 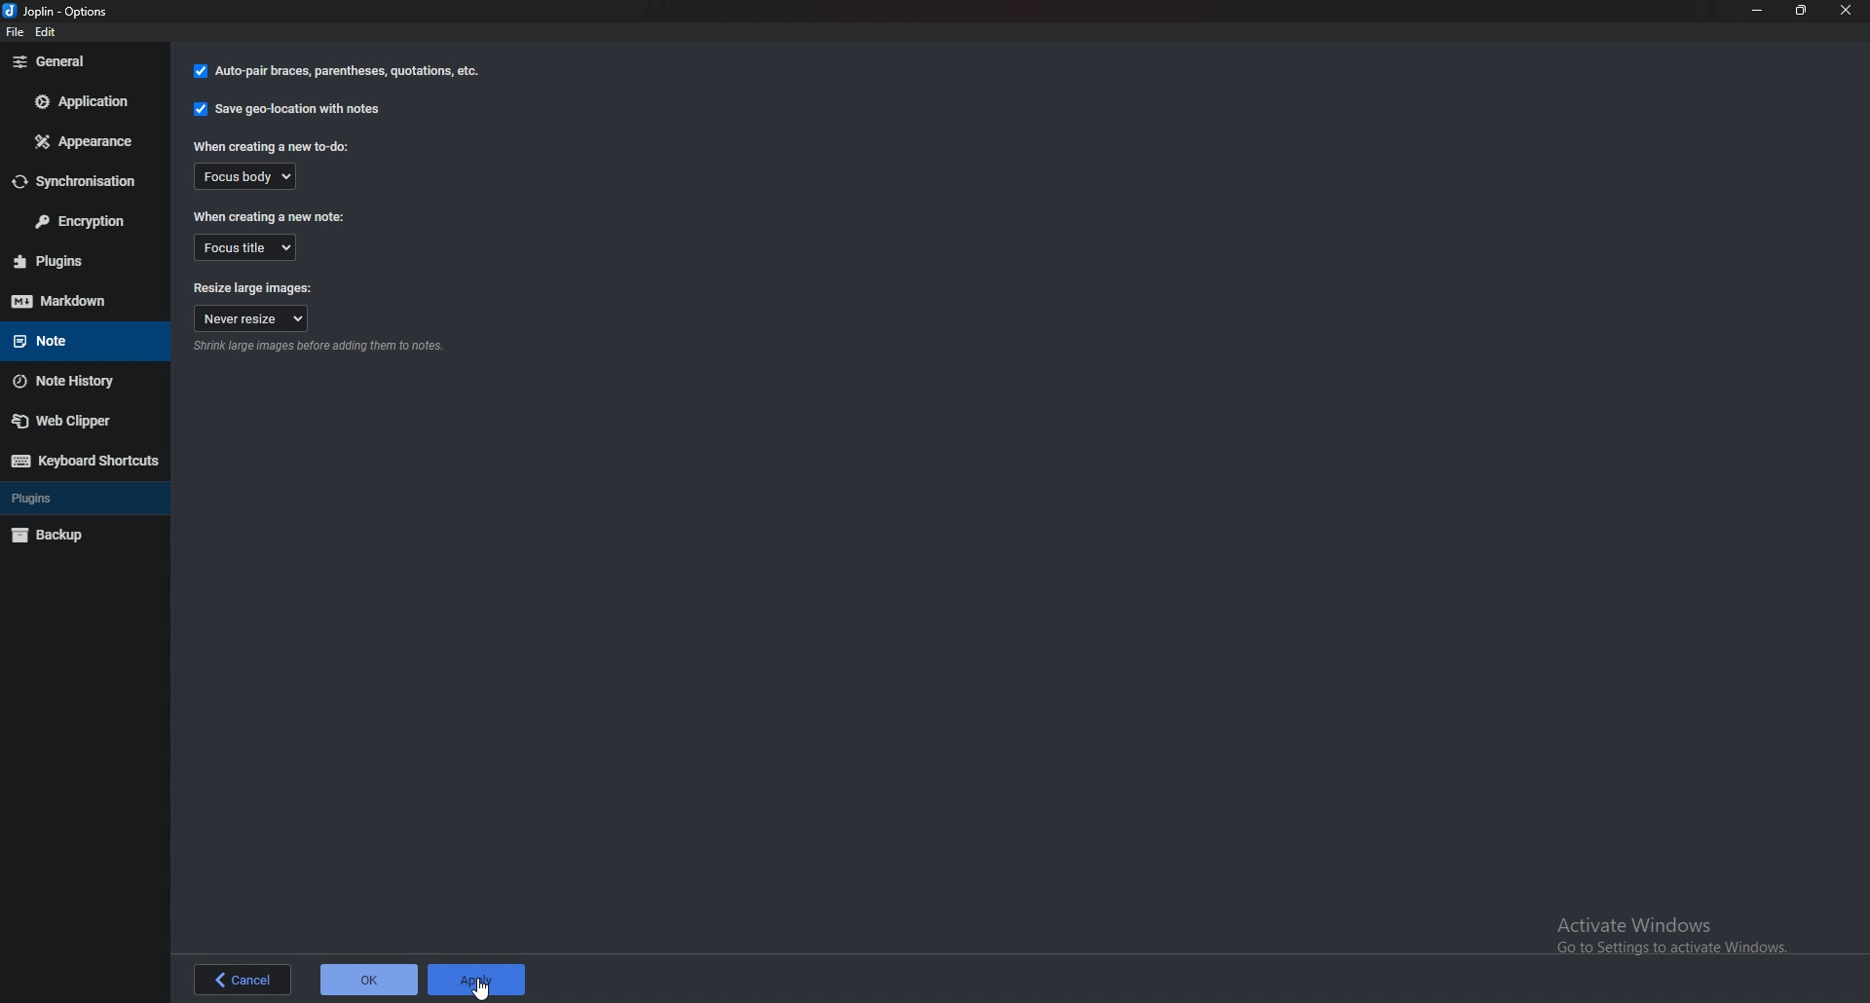 What do you see at coordinates (1759, 10) in the screenshot?
I see `Minimize` at bounding box center [1759, 10].